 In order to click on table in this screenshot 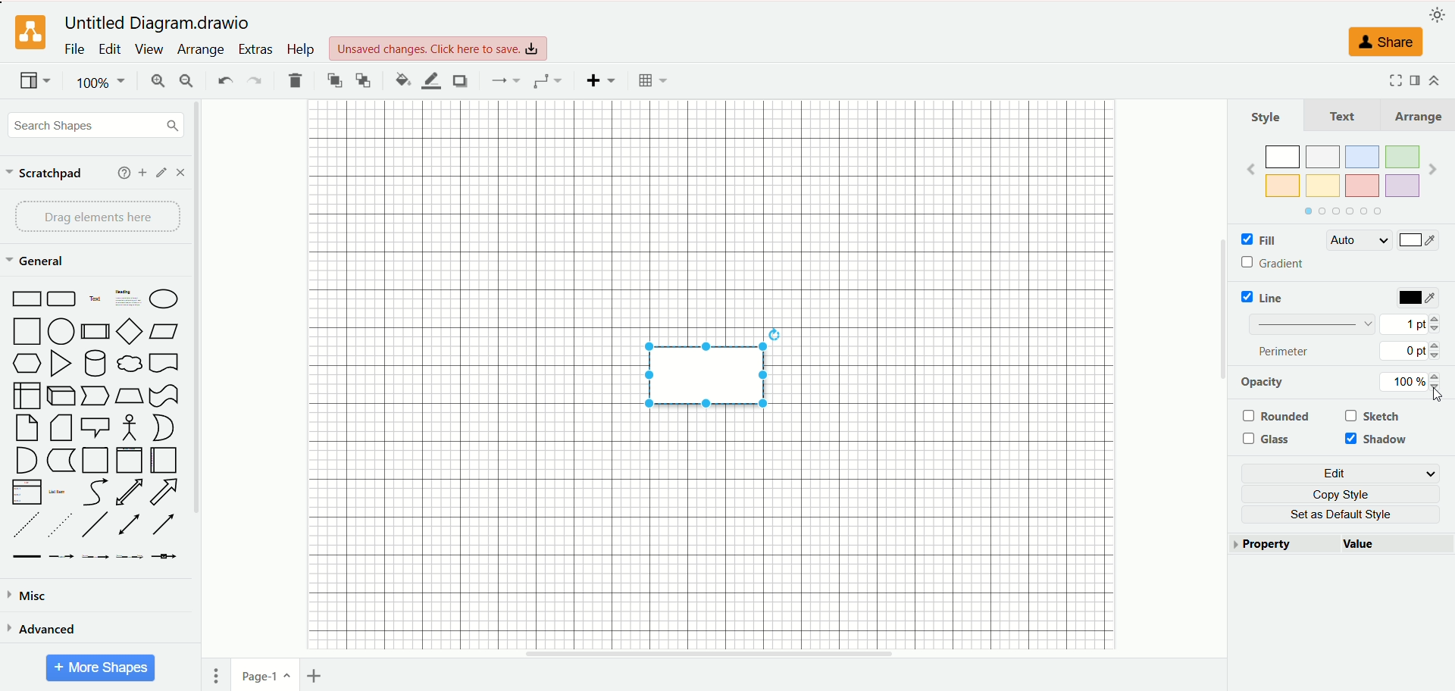, I will do `click(652, 80)`.